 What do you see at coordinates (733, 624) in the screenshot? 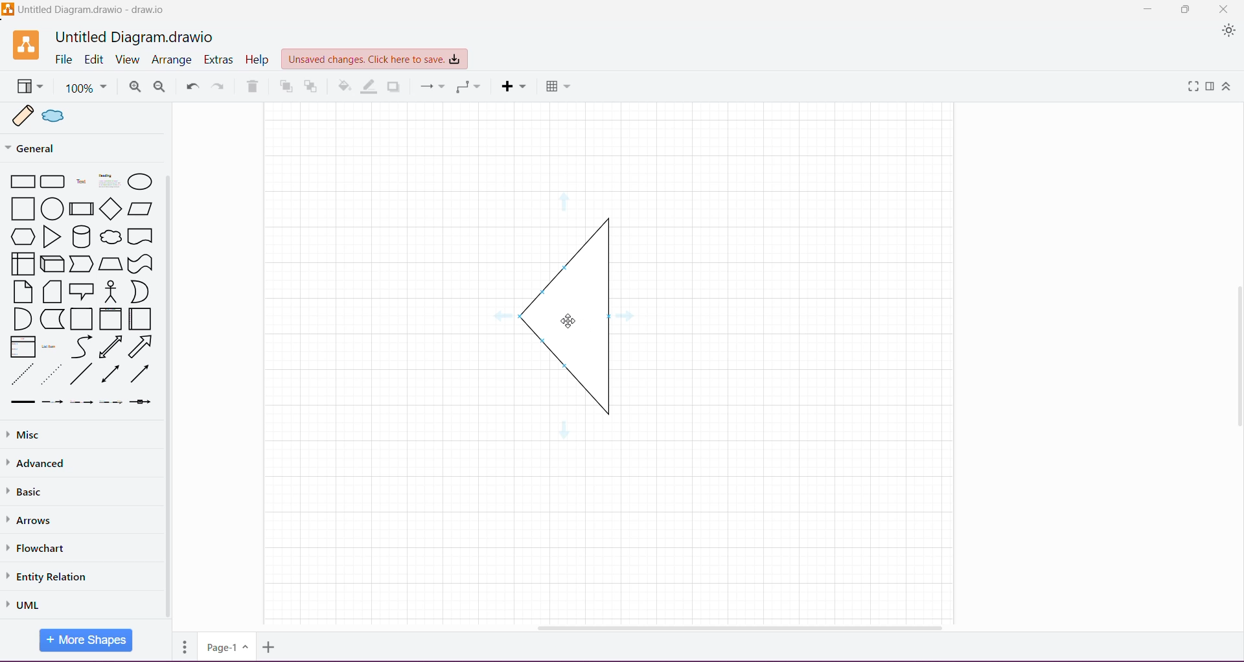
I see `Horizontal Scroll Bar` at bounding box center [733, 624].